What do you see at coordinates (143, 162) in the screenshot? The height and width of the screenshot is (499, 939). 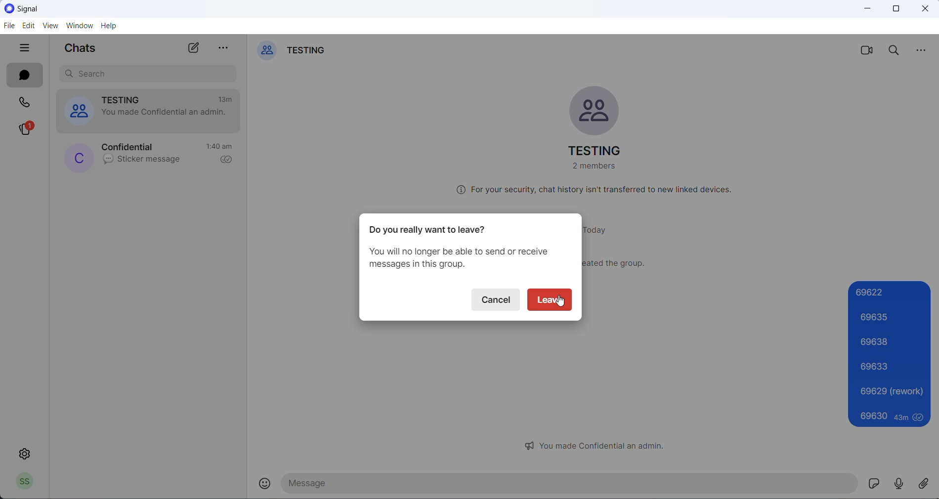 I see `last message` at bounding box center [143, 162].